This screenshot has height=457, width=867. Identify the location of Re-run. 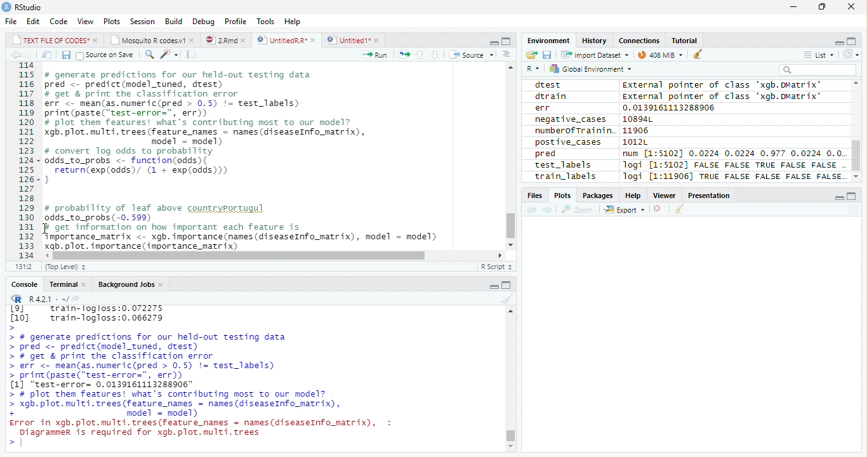
(402, 53).